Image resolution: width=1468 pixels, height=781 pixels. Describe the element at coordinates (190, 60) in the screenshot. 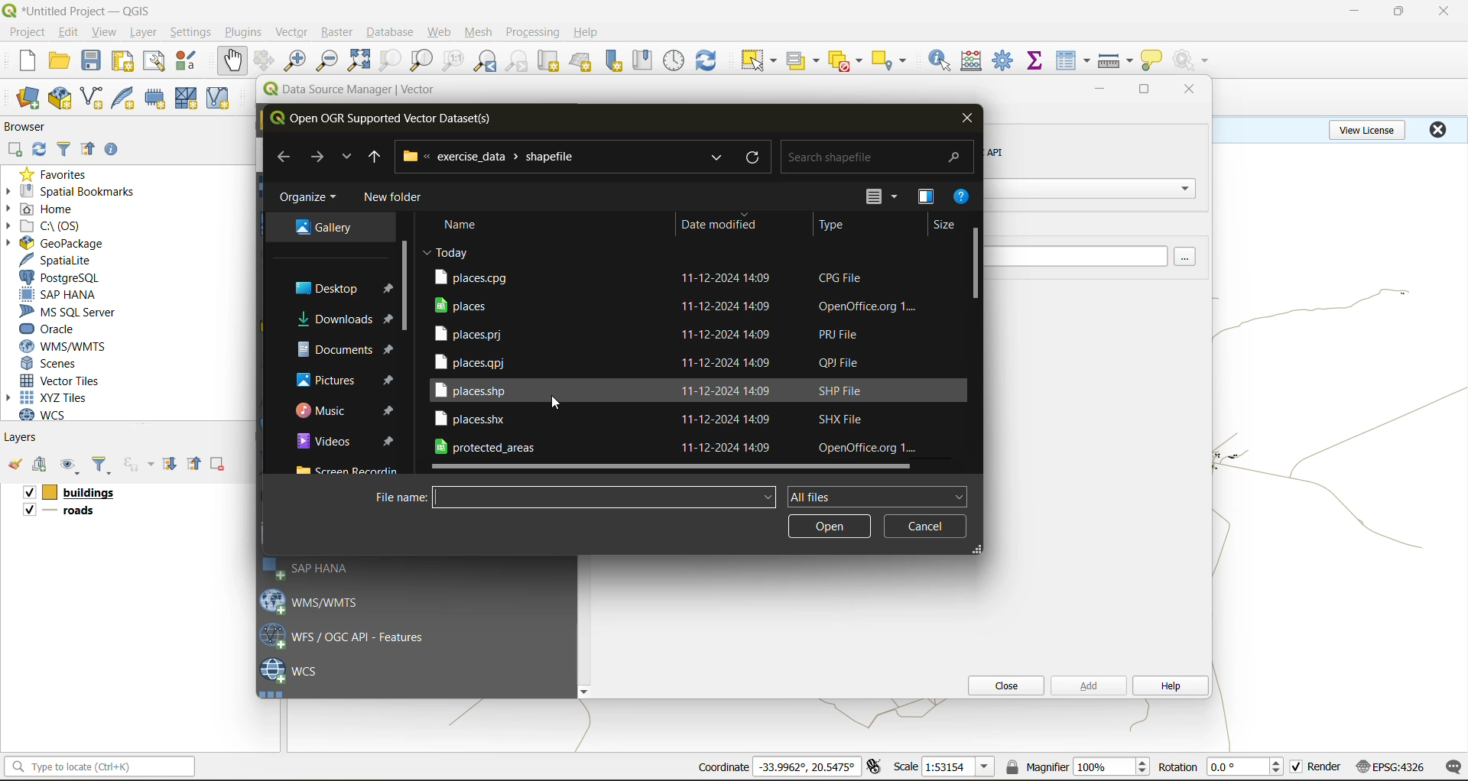

I see `style management` at that location.